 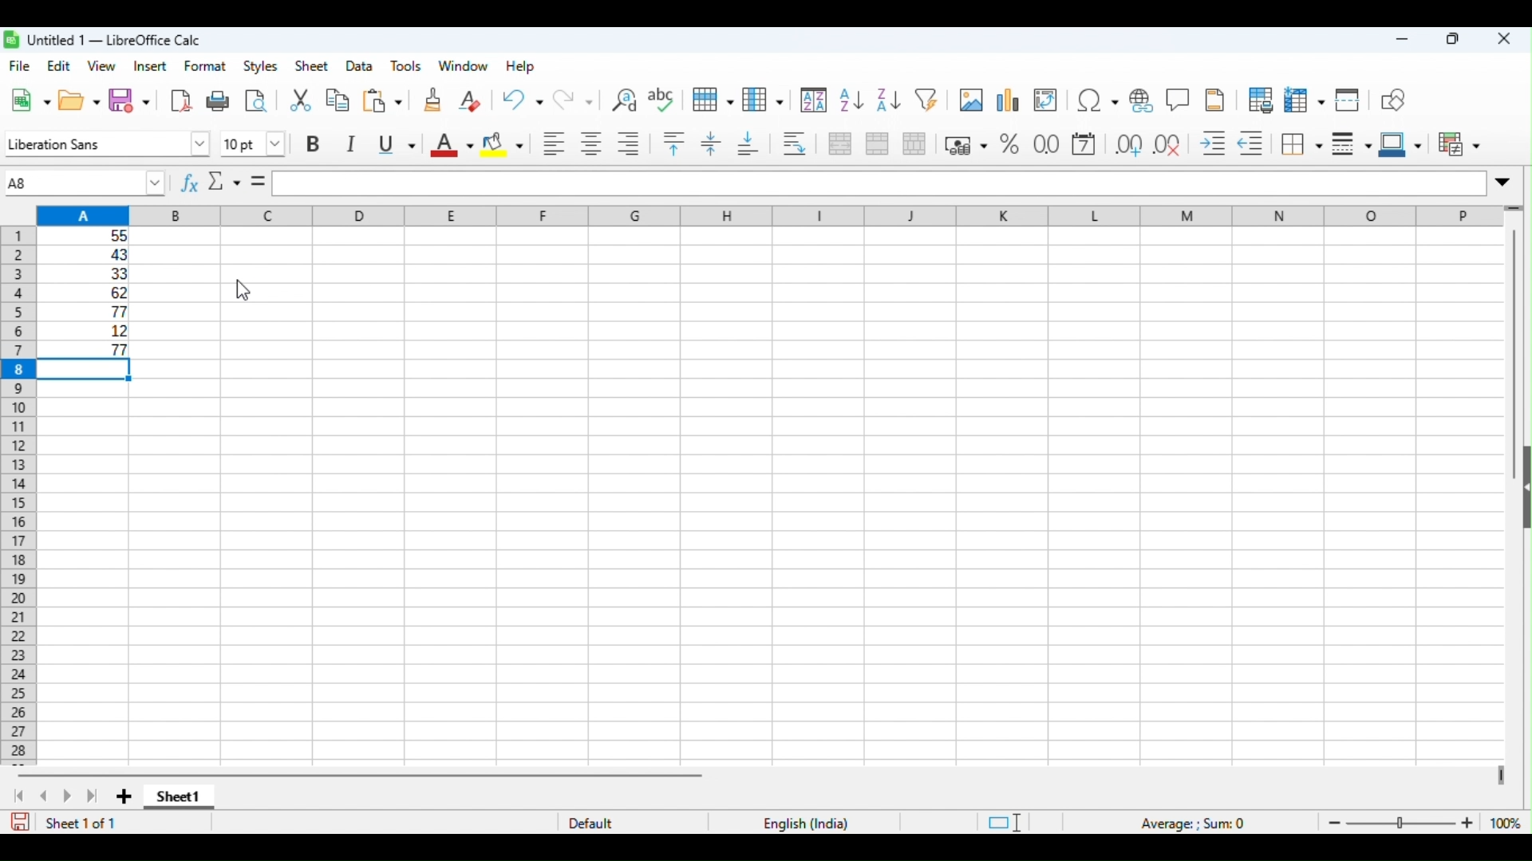 What do you see at coordinates (1301, 144) in the screenshot?
I see `border` at bounding box center [1301, 144].